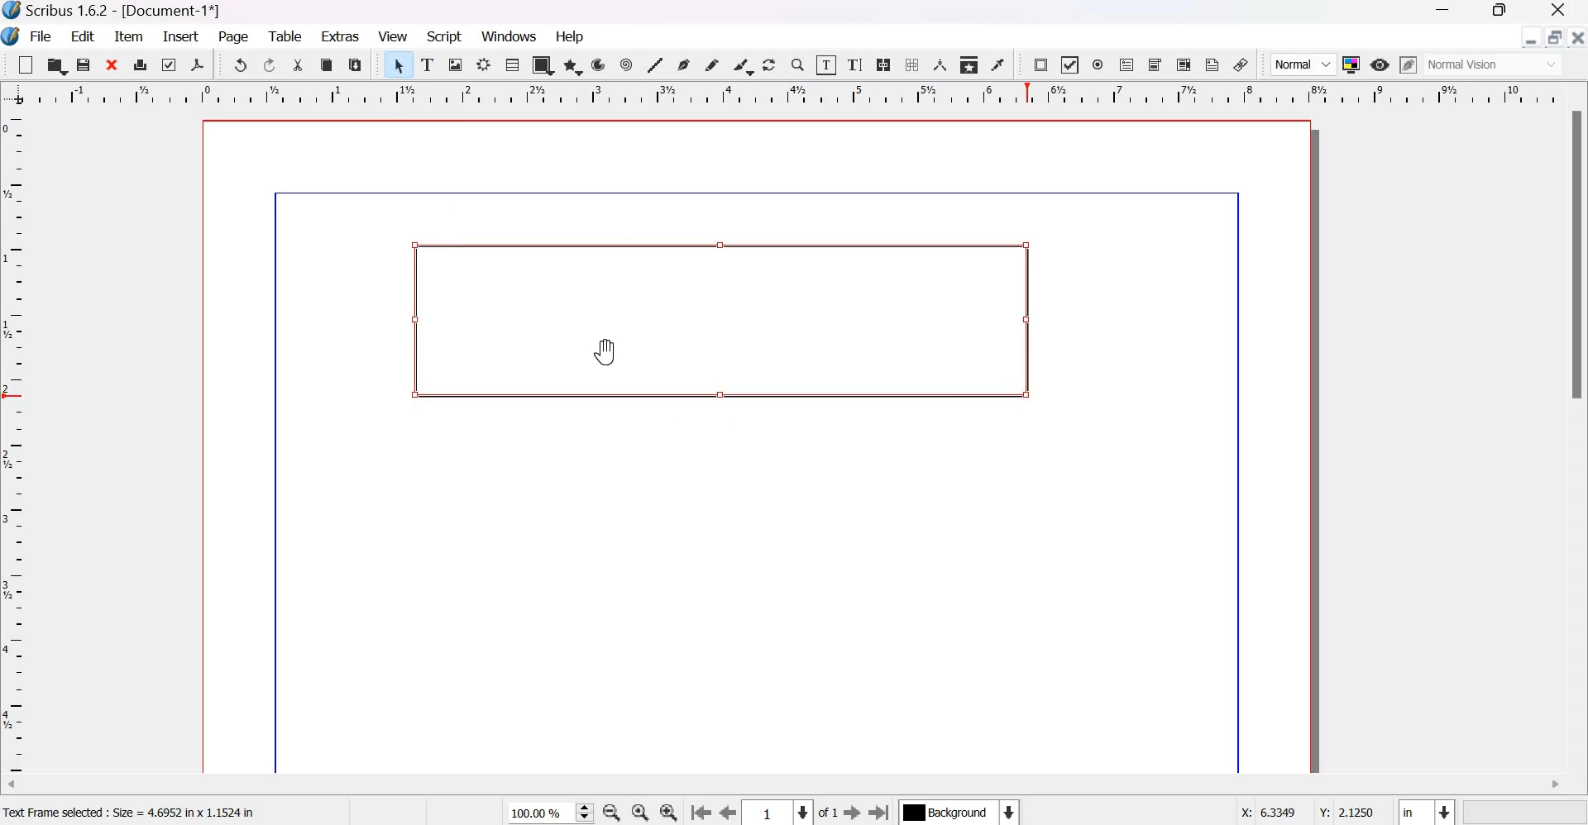 This screenshot has height=825, width=1588. I want to click on Go to the last page, so click(880, 812).